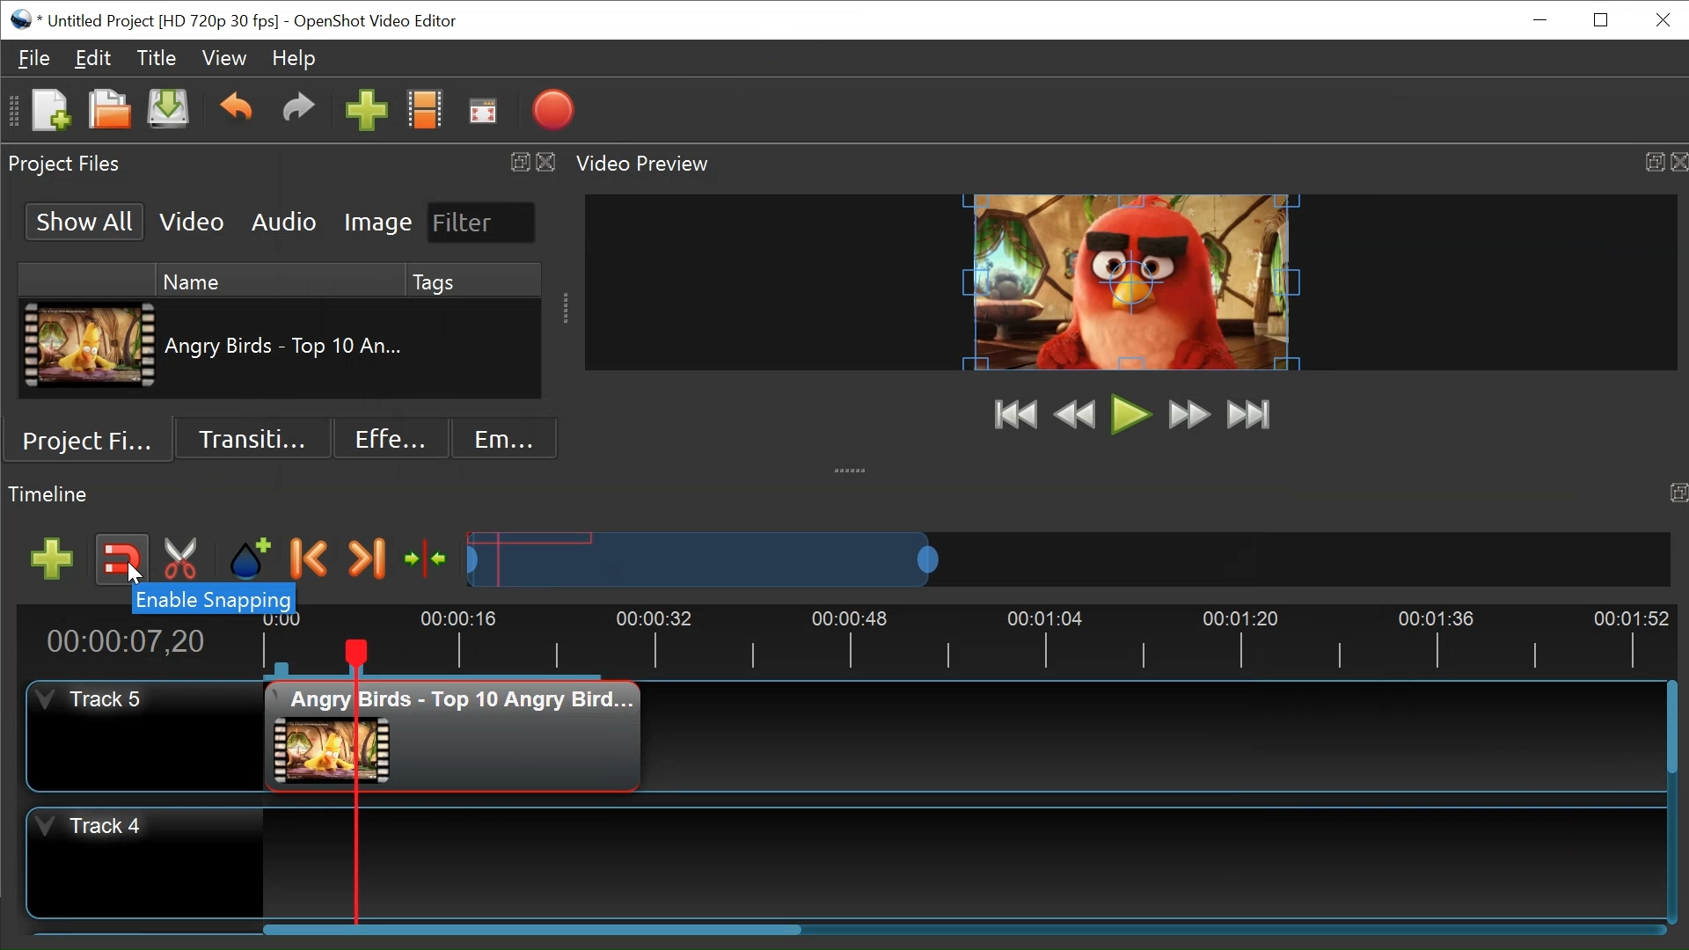 This screenshot has height=950, width=1689. I want to click on Next Marker, so click(365, 560).